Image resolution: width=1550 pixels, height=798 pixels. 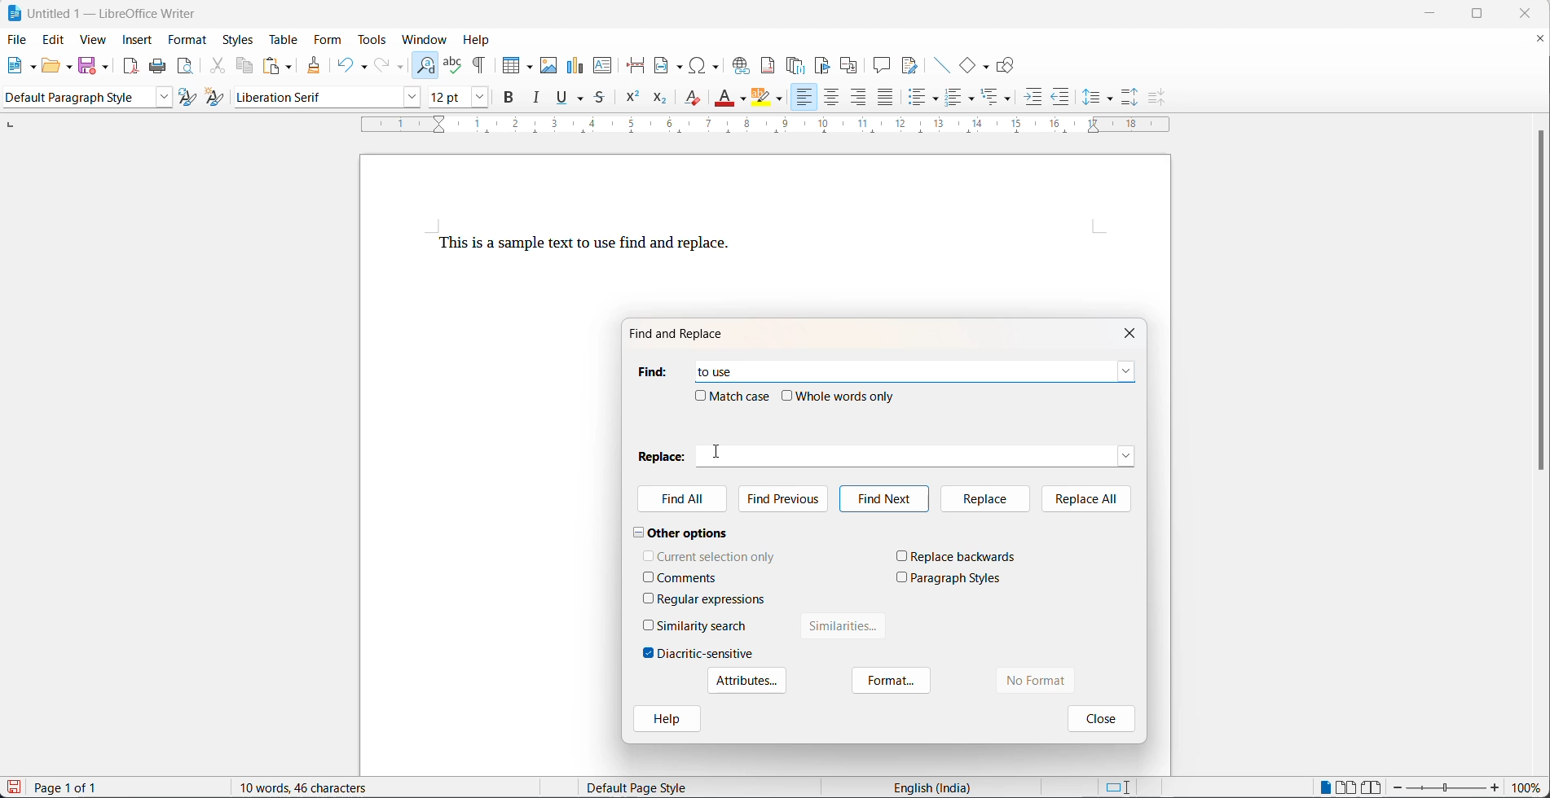 What do you see at coordinates (847, 396) in the screenshot?
I see `whole words only` at bounding box center [847, 396].